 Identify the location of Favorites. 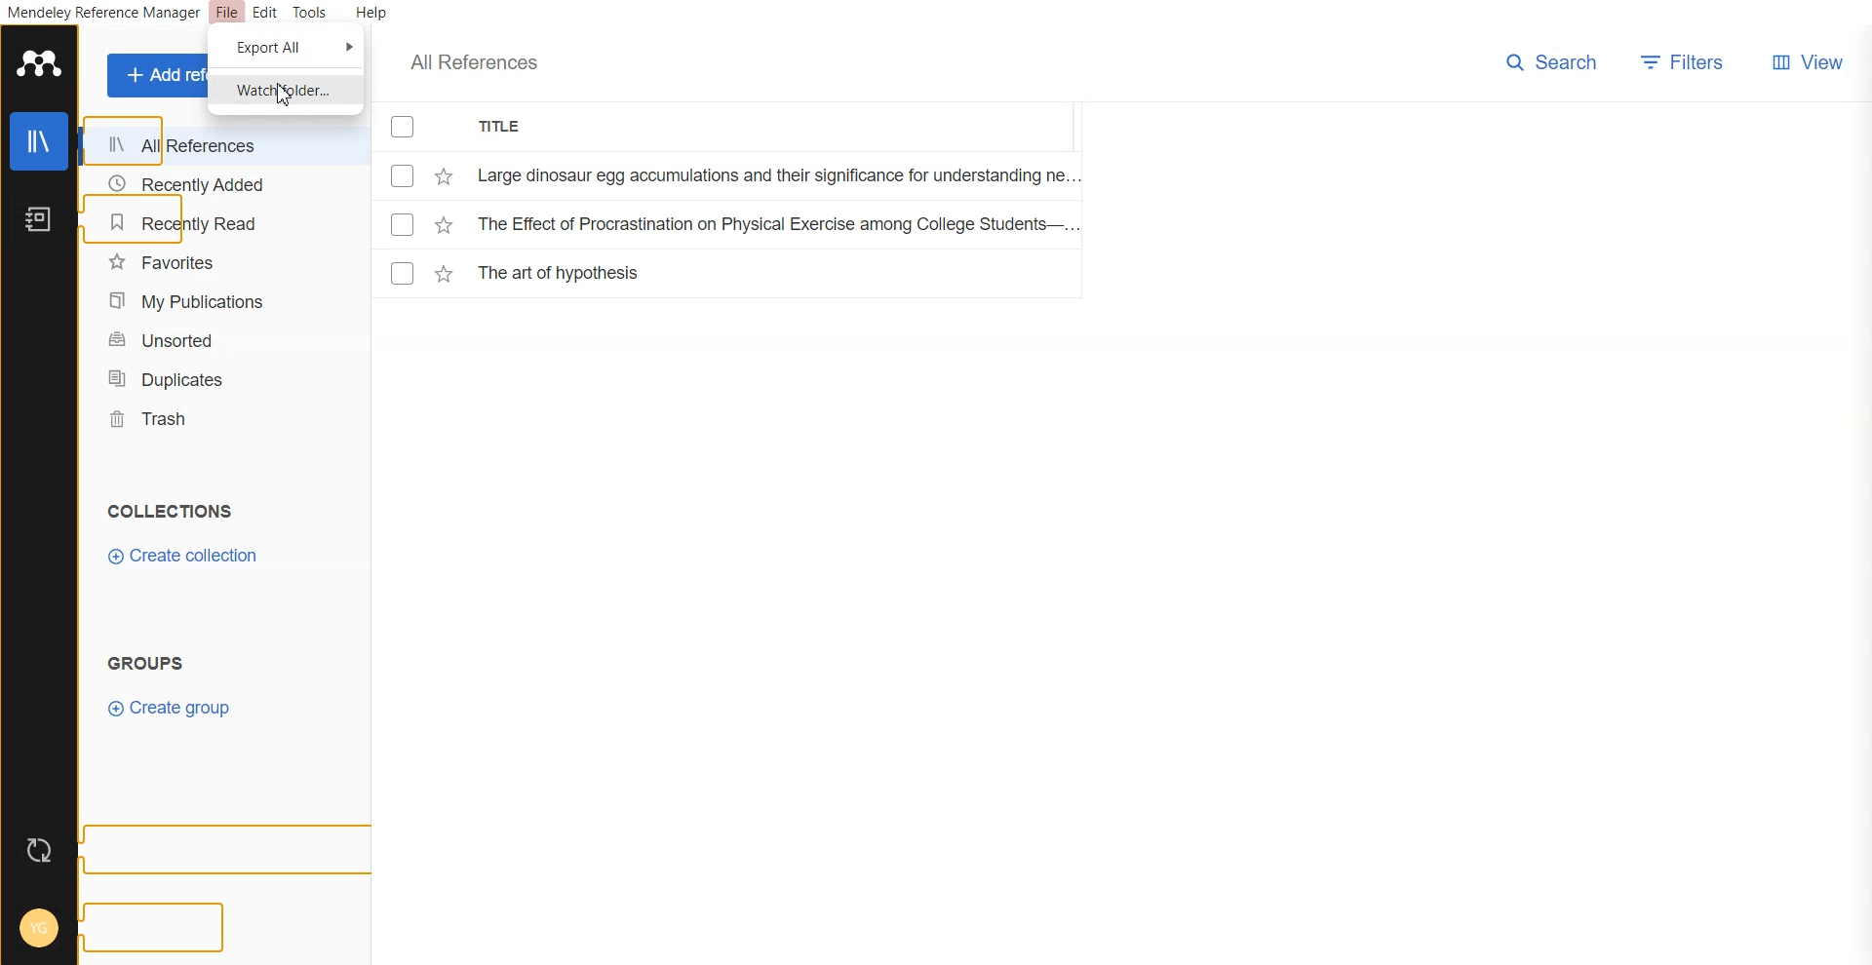
(208, 263).